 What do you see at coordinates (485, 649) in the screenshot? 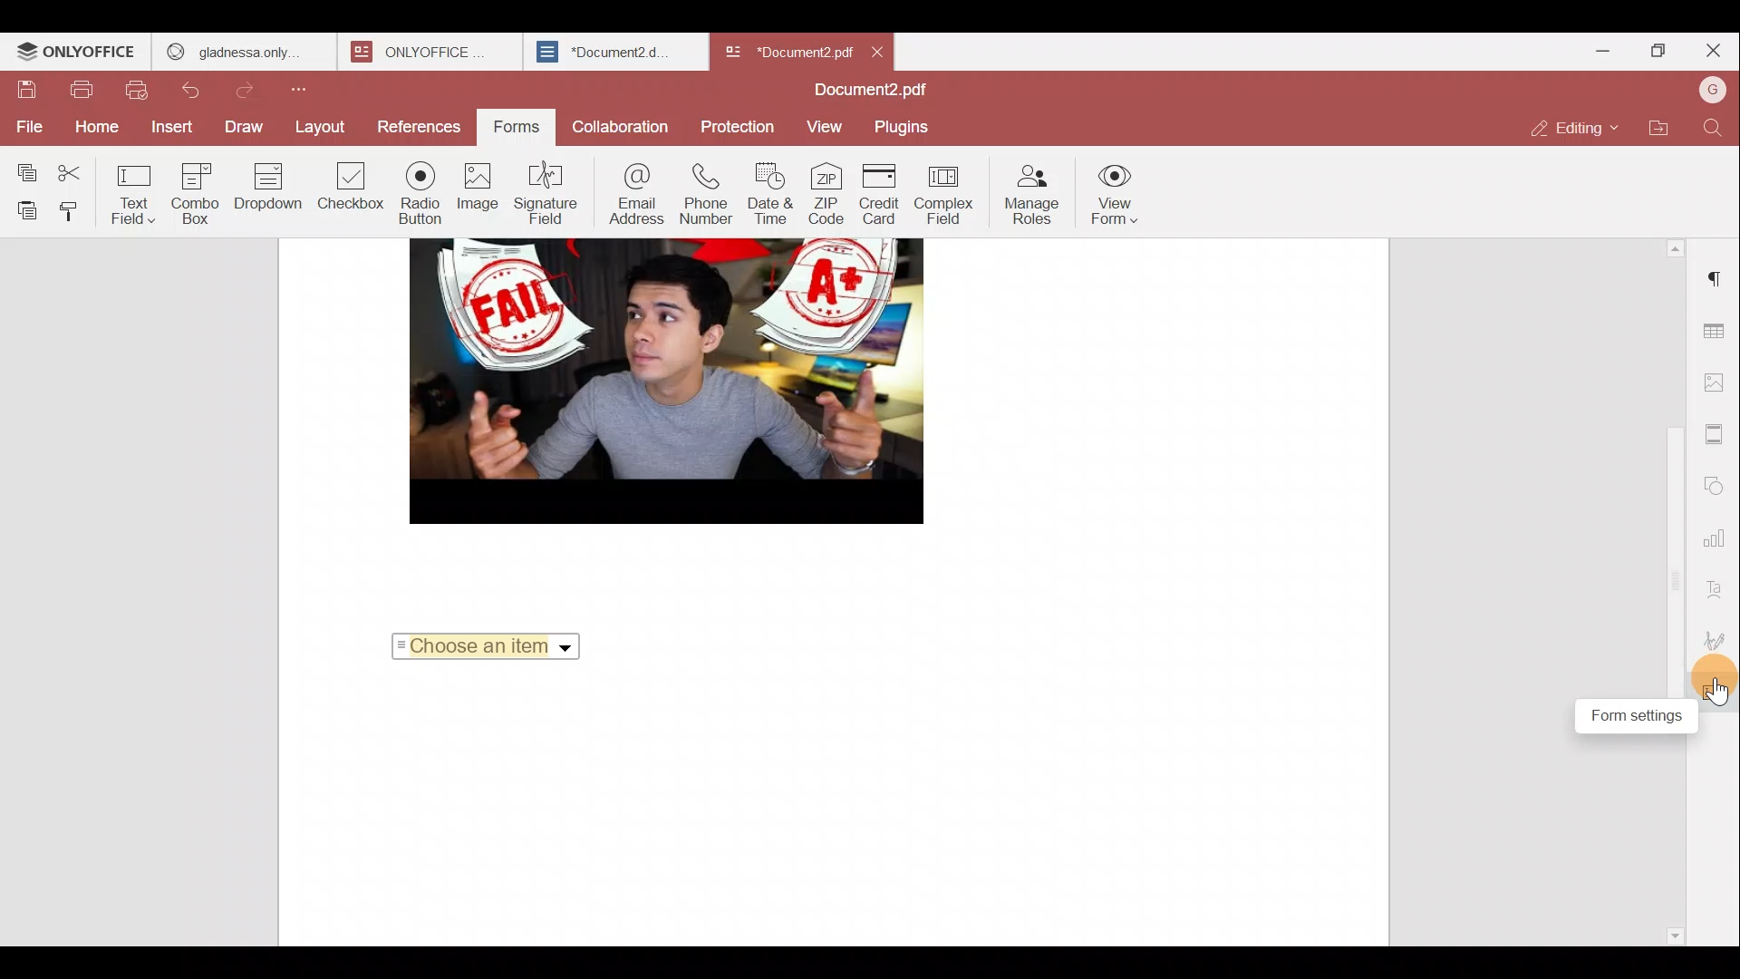
I see `Choose an item` at bounding box center [485, 649].